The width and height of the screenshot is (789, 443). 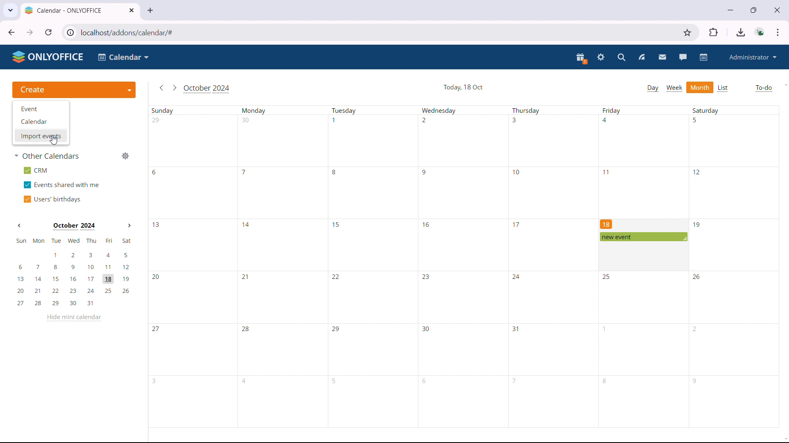 What do you see at coordinates (752, 57) in the screenshot?
I see `administrator` at bounding box center [752, 57].